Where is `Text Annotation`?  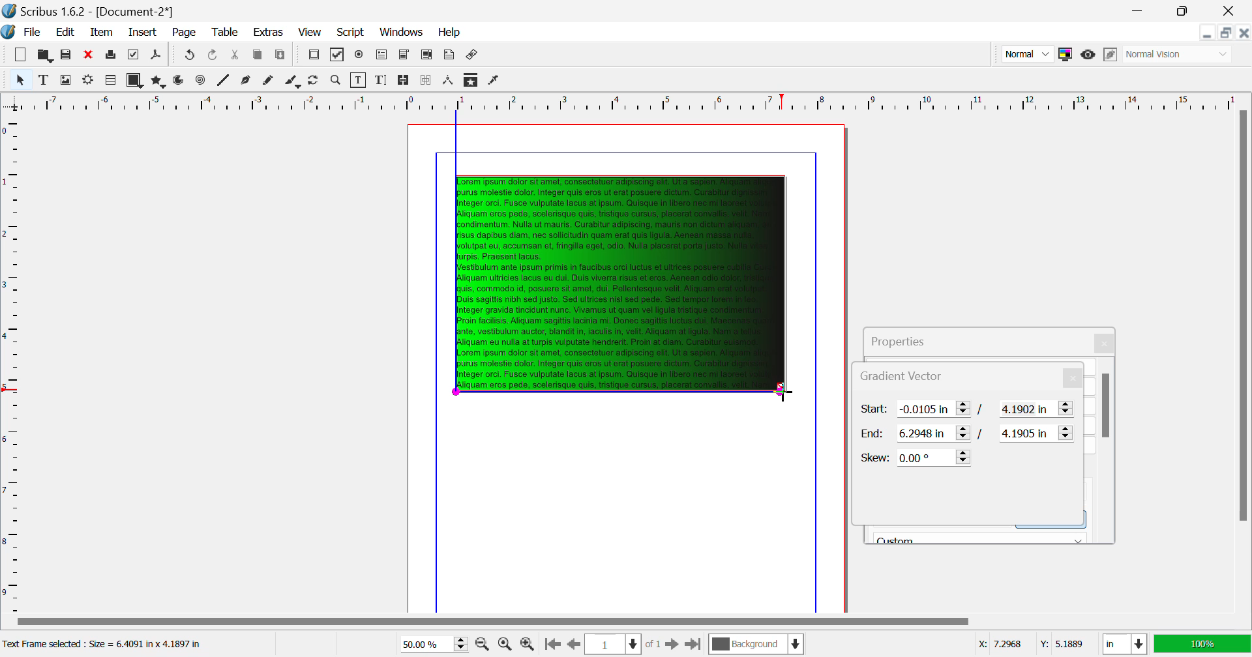 Text Annotation is located at coordinates (449, 56).